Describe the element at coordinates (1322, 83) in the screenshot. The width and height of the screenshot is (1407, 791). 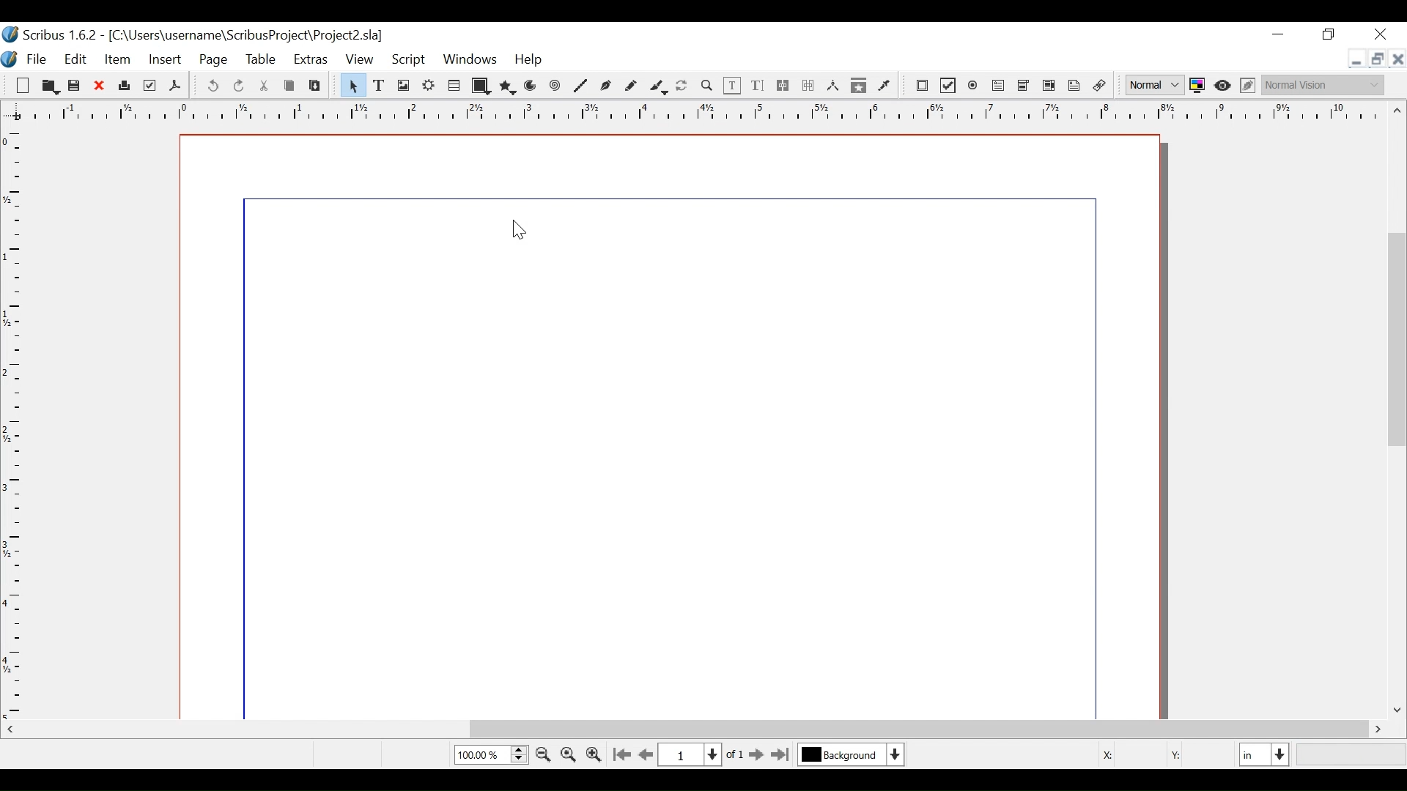
I see `Select the visual appearance of the display` at that location.